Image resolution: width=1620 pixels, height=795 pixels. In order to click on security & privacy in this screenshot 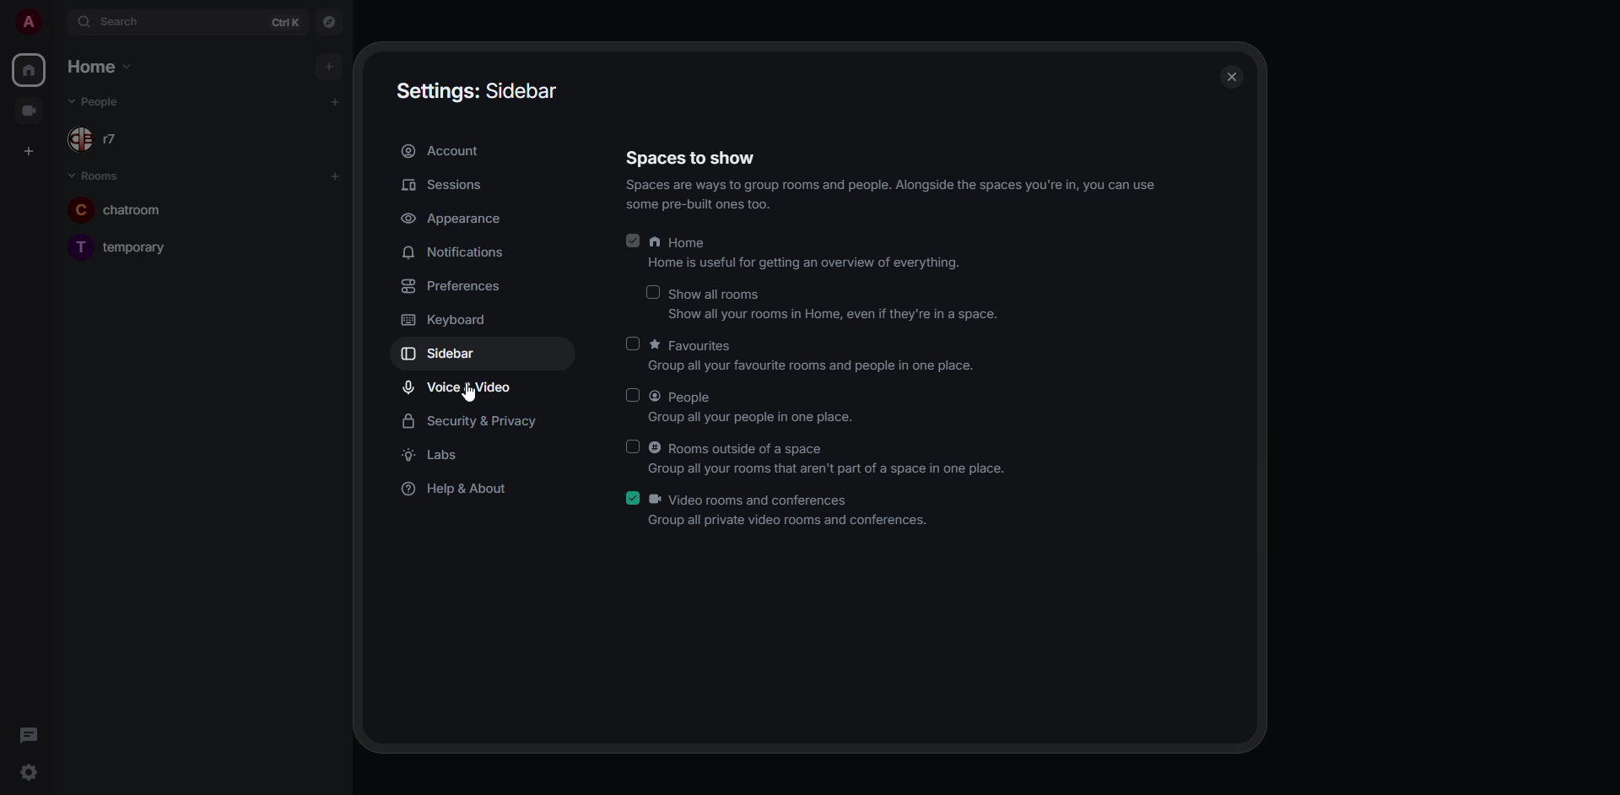, I will do `click(472, 422)`.